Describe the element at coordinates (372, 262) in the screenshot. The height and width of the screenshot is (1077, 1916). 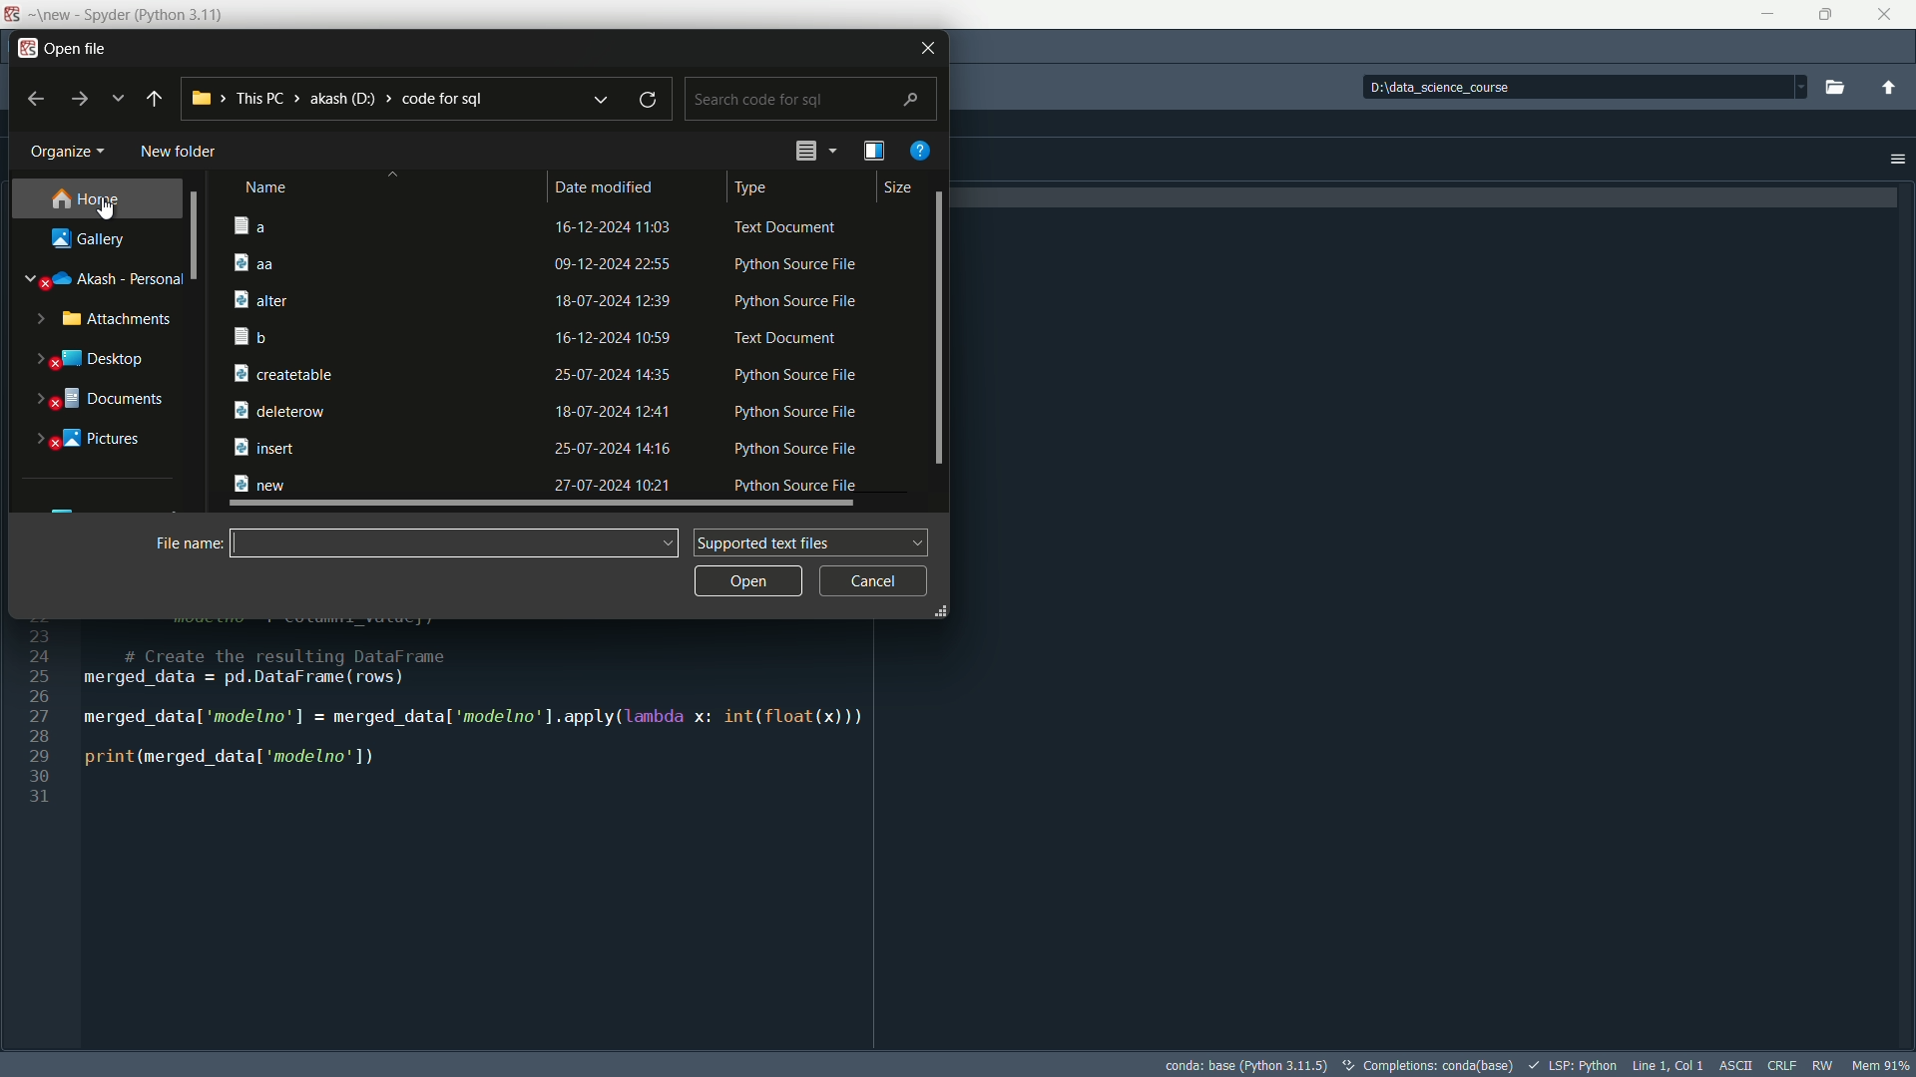
I see `file name` at that location.